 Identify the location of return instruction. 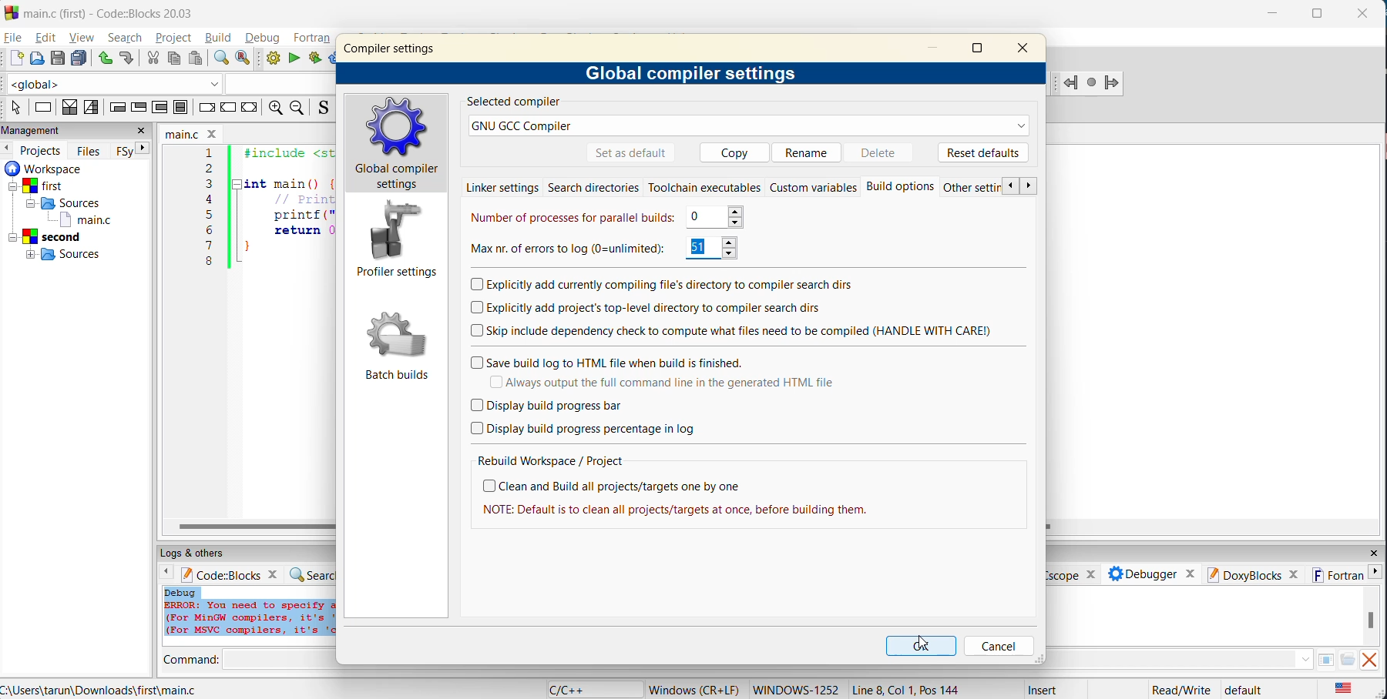
(250, 107).